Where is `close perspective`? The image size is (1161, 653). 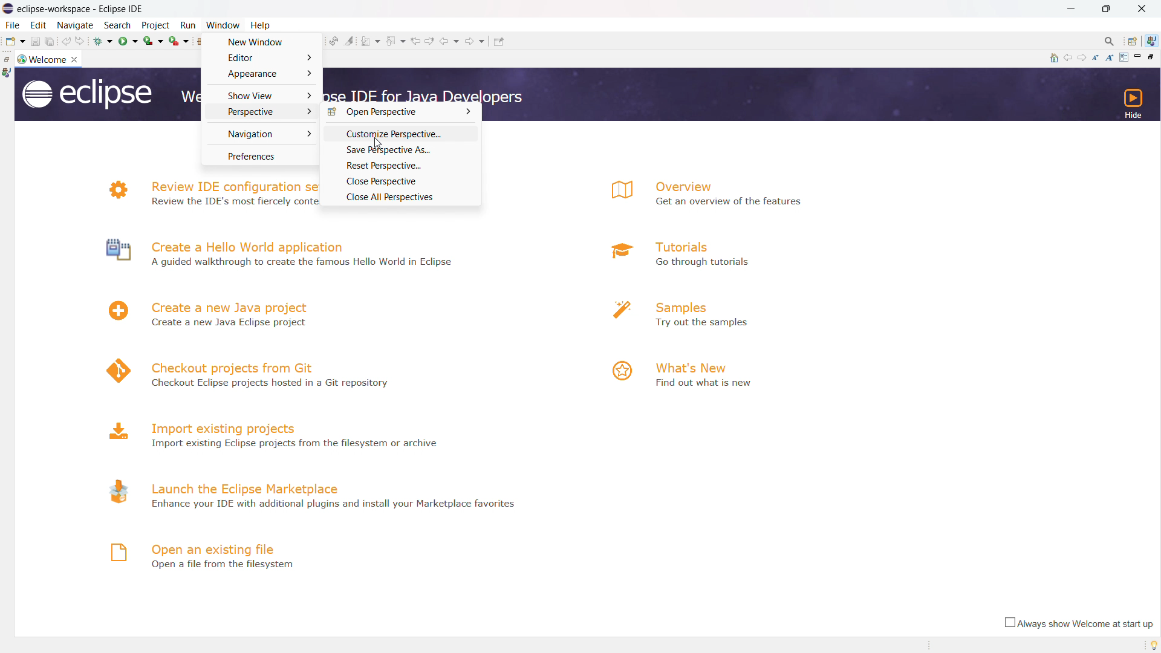 close perspective is located at coordinates (400, 181).